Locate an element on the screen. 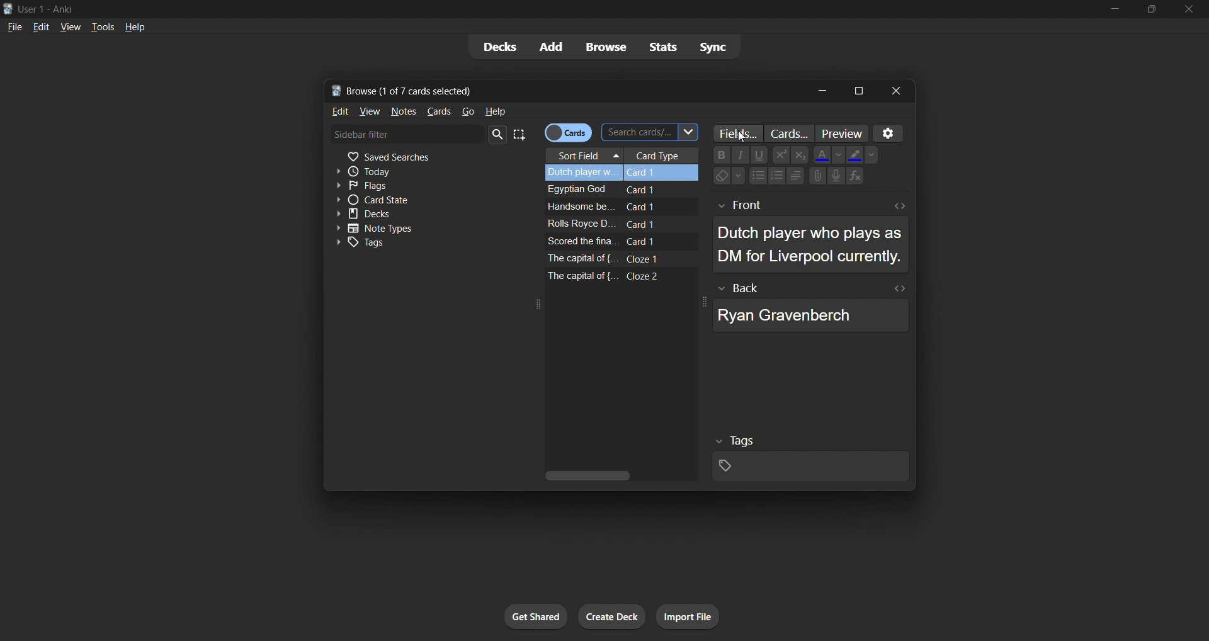 The width and height of the screenshot is (1209, 641). cards is located at coordinates (441, 112).